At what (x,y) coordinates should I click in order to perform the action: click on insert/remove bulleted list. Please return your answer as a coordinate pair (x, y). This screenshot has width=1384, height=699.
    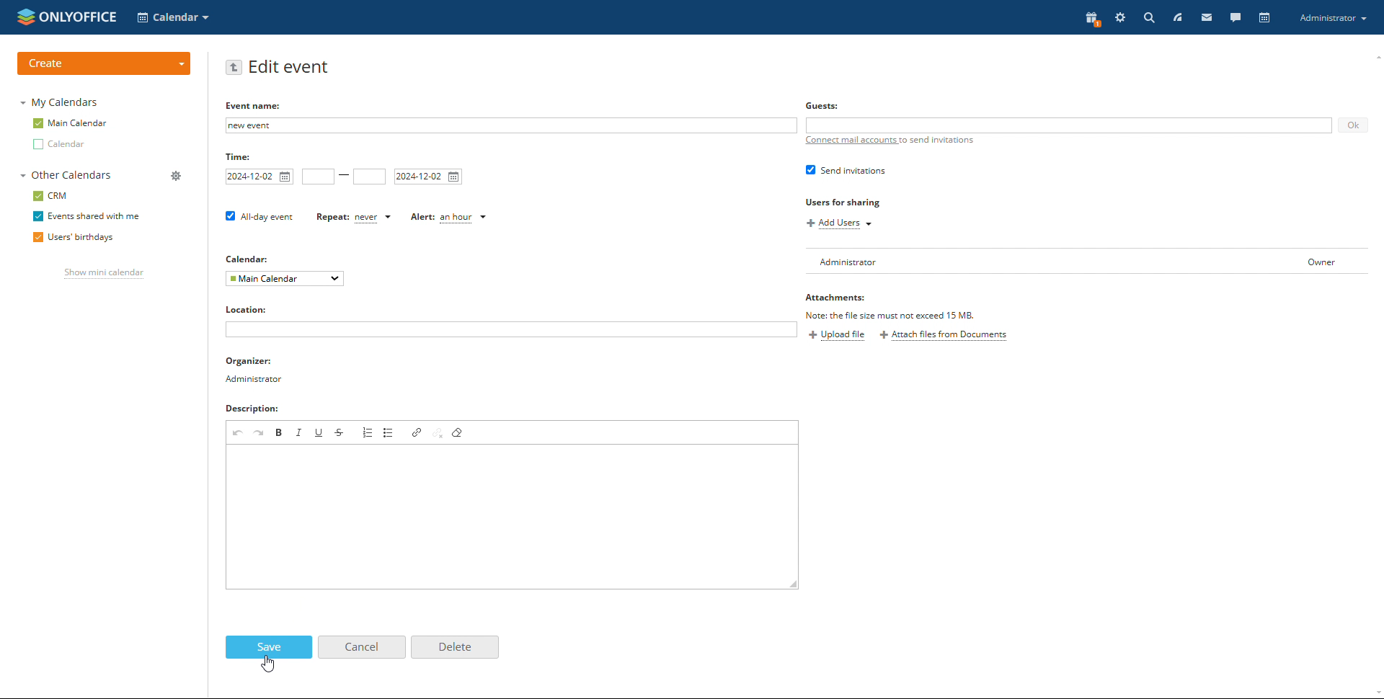
    Looking at the image, I should click on (389, 432).